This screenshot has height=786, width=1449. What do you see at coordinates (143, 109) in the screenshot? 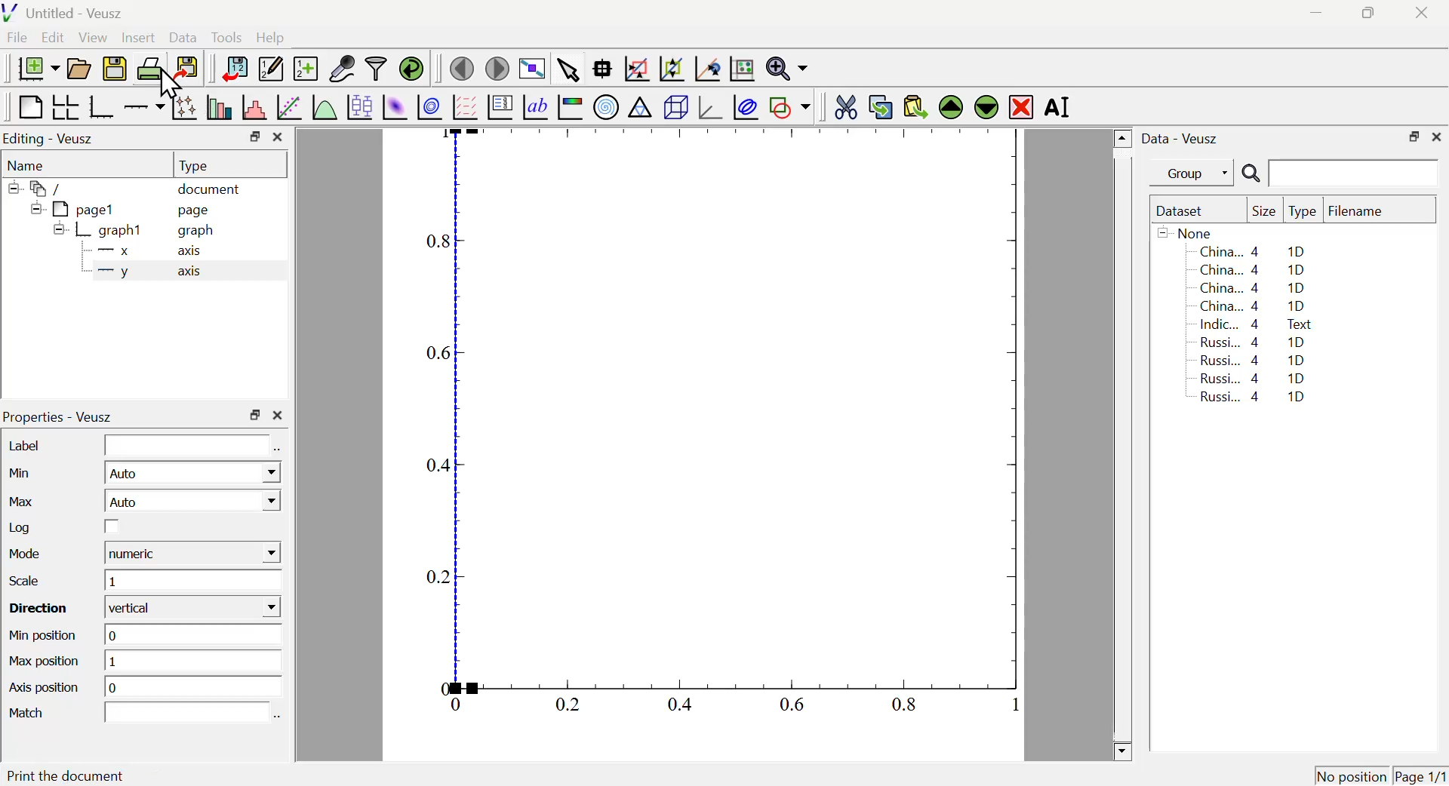
I see `Add an axis to a plot` at bounding box center [143, 109].